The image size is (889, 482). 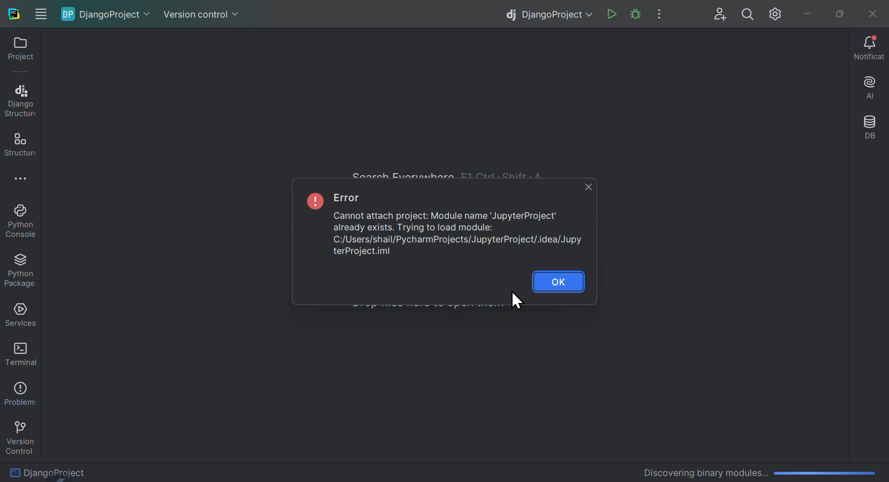 What do you see at coordinates (27, 181) in the screenshot?
I see `More options` at bounding box center [27, 181].